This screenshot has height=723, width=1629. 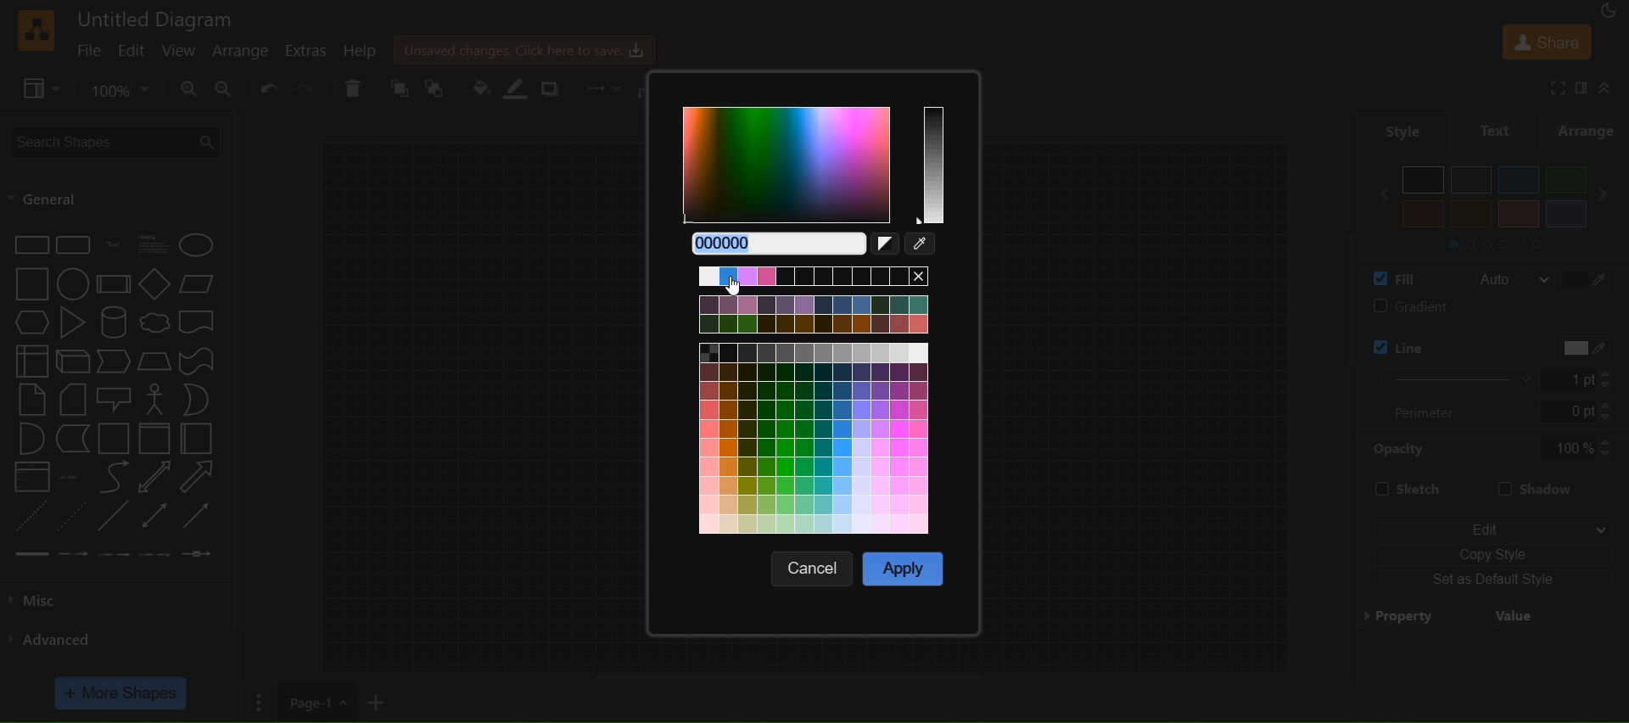 What do you see at coordinates (1393, 129) in the screenshot?
I see `style` at bounding box center [1393, 129].